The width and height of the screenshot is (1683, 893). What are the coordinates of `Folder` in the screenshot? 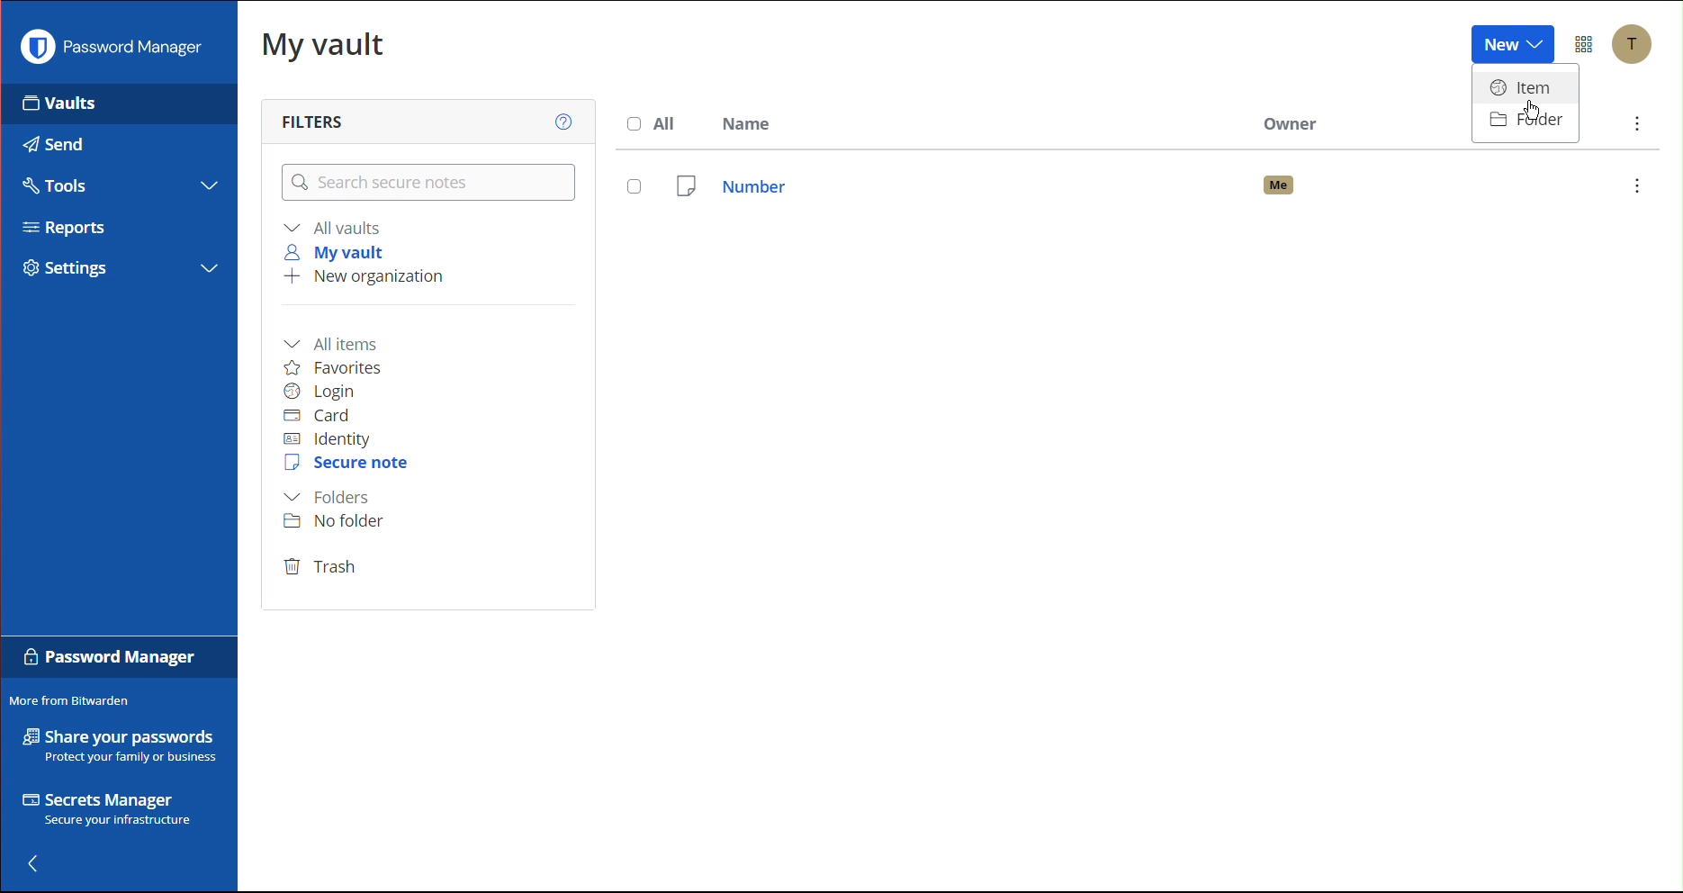 It's located at (1530, 120).